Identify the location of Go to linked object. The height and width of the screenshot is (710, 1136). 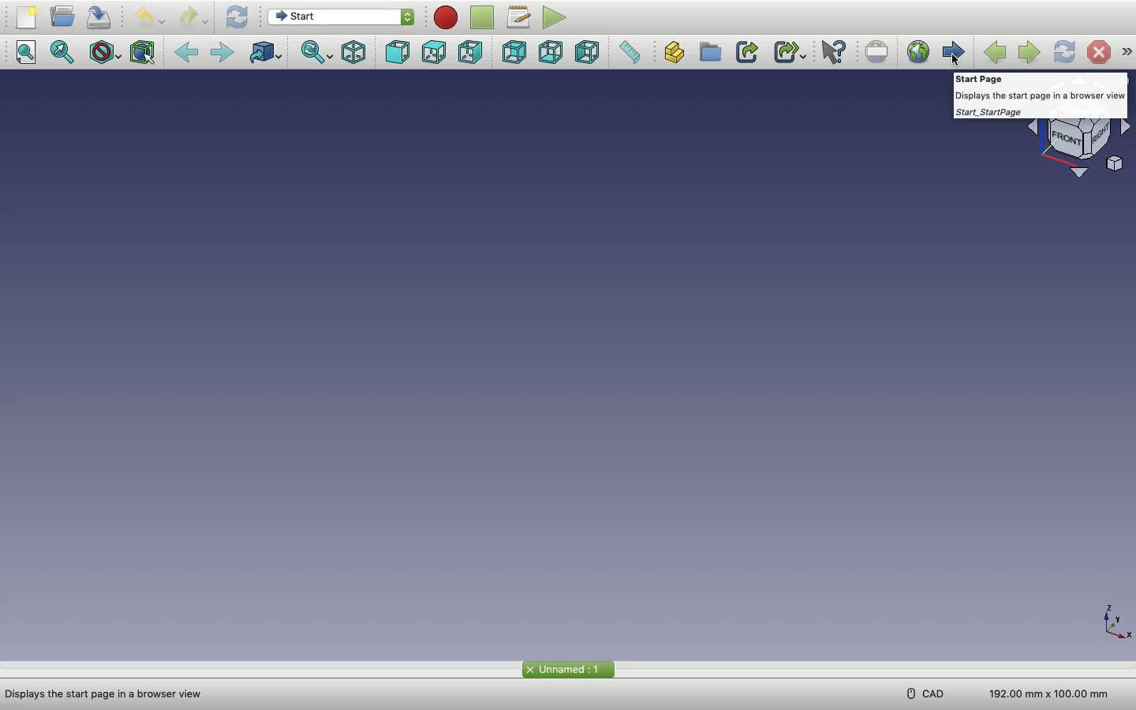
(264, 52).